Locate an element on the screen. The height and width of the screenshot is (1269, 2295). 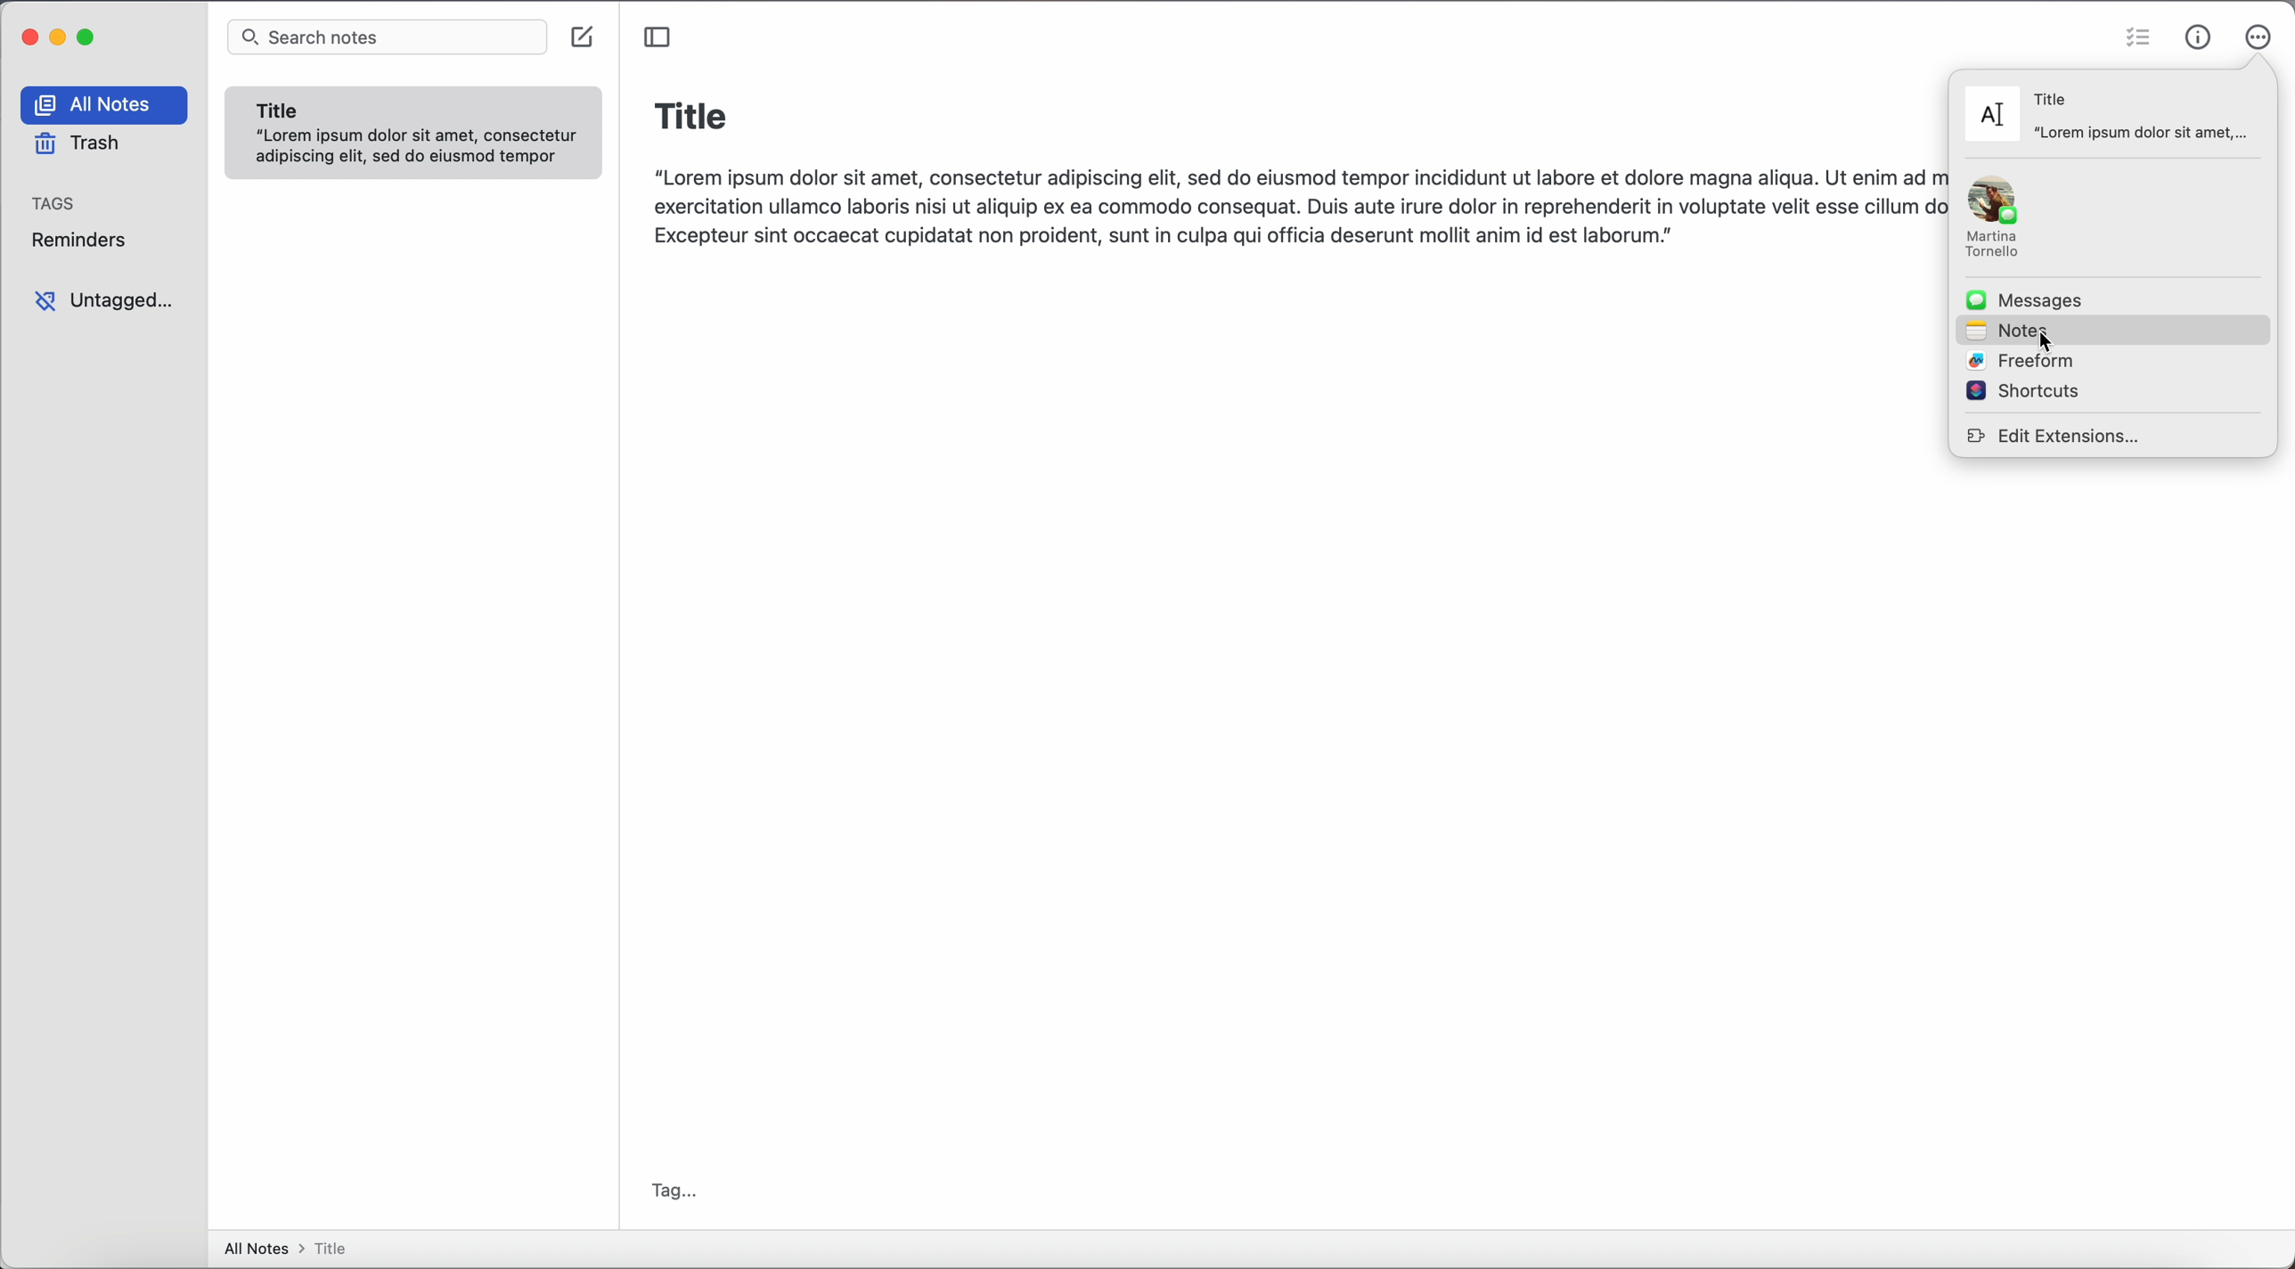
all notes > title is located at coordinates (291, 1248).